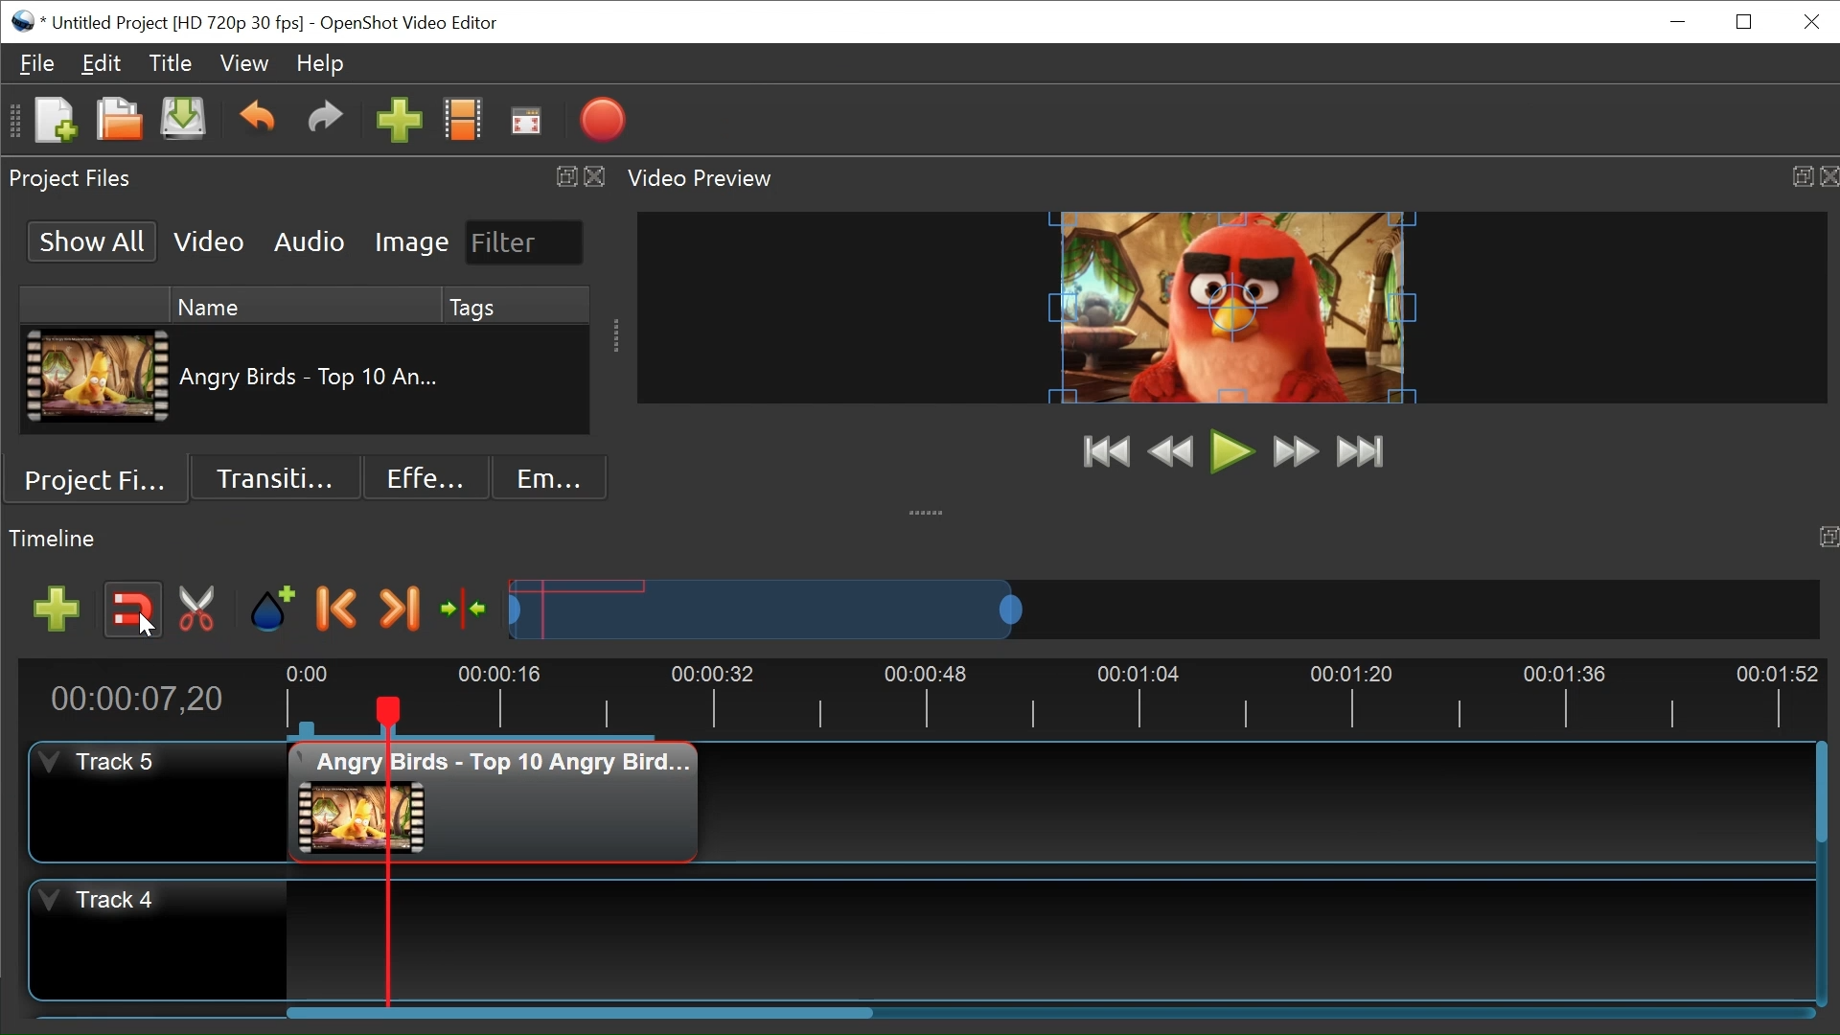 The width and height of the screenshot is (1840, 1035). What do you see at coordinates (492, 804) in the screenshot?
I see `Clip at Timeline` at bounding box center [492, 804].